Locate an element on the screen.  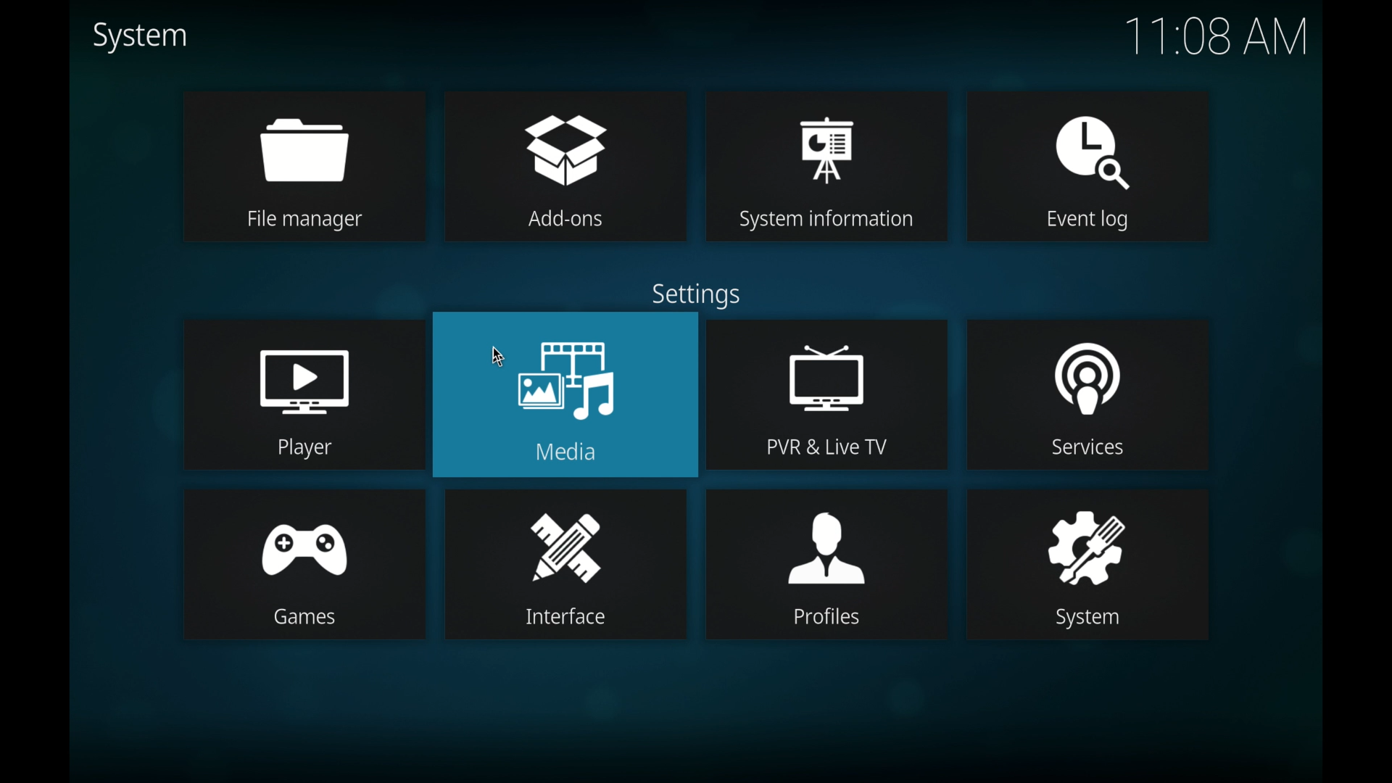
games is located at coordinates (304, 564).